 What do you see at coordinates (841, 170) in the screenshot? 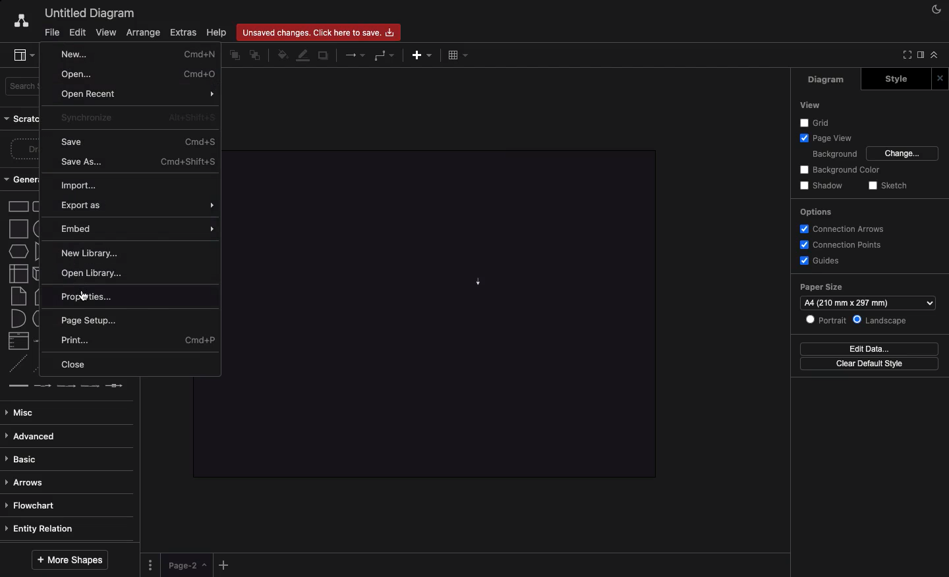
I see `Background color` at bounding box center [841, 170].